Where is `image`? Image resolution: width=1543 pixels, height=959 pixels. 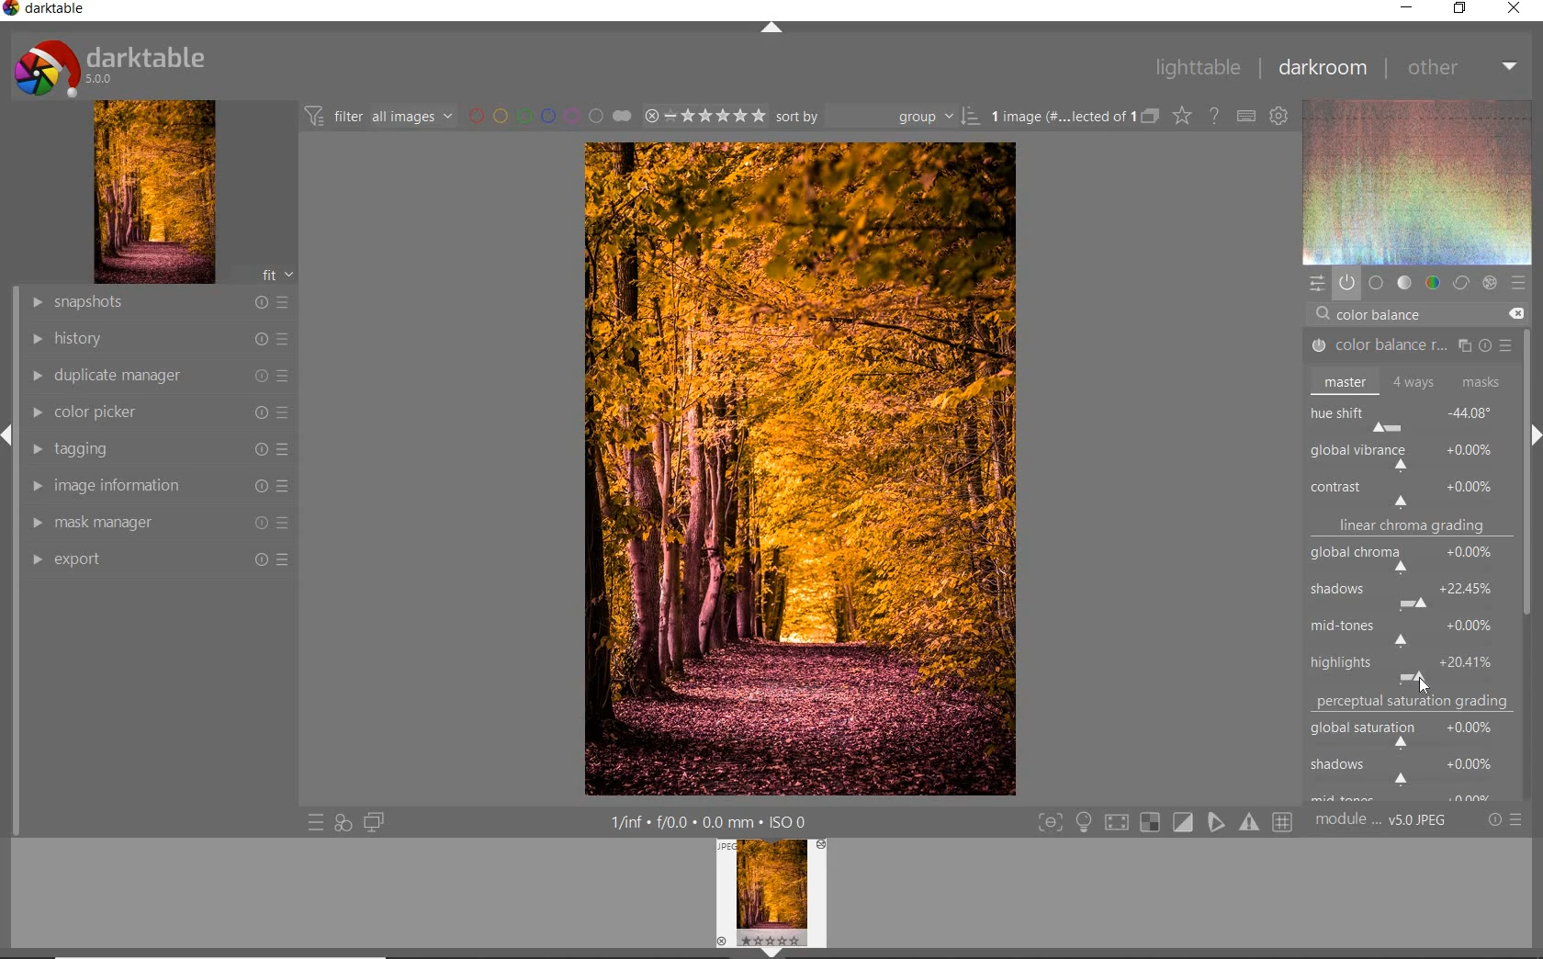 image is located at coordinates (155, 192).